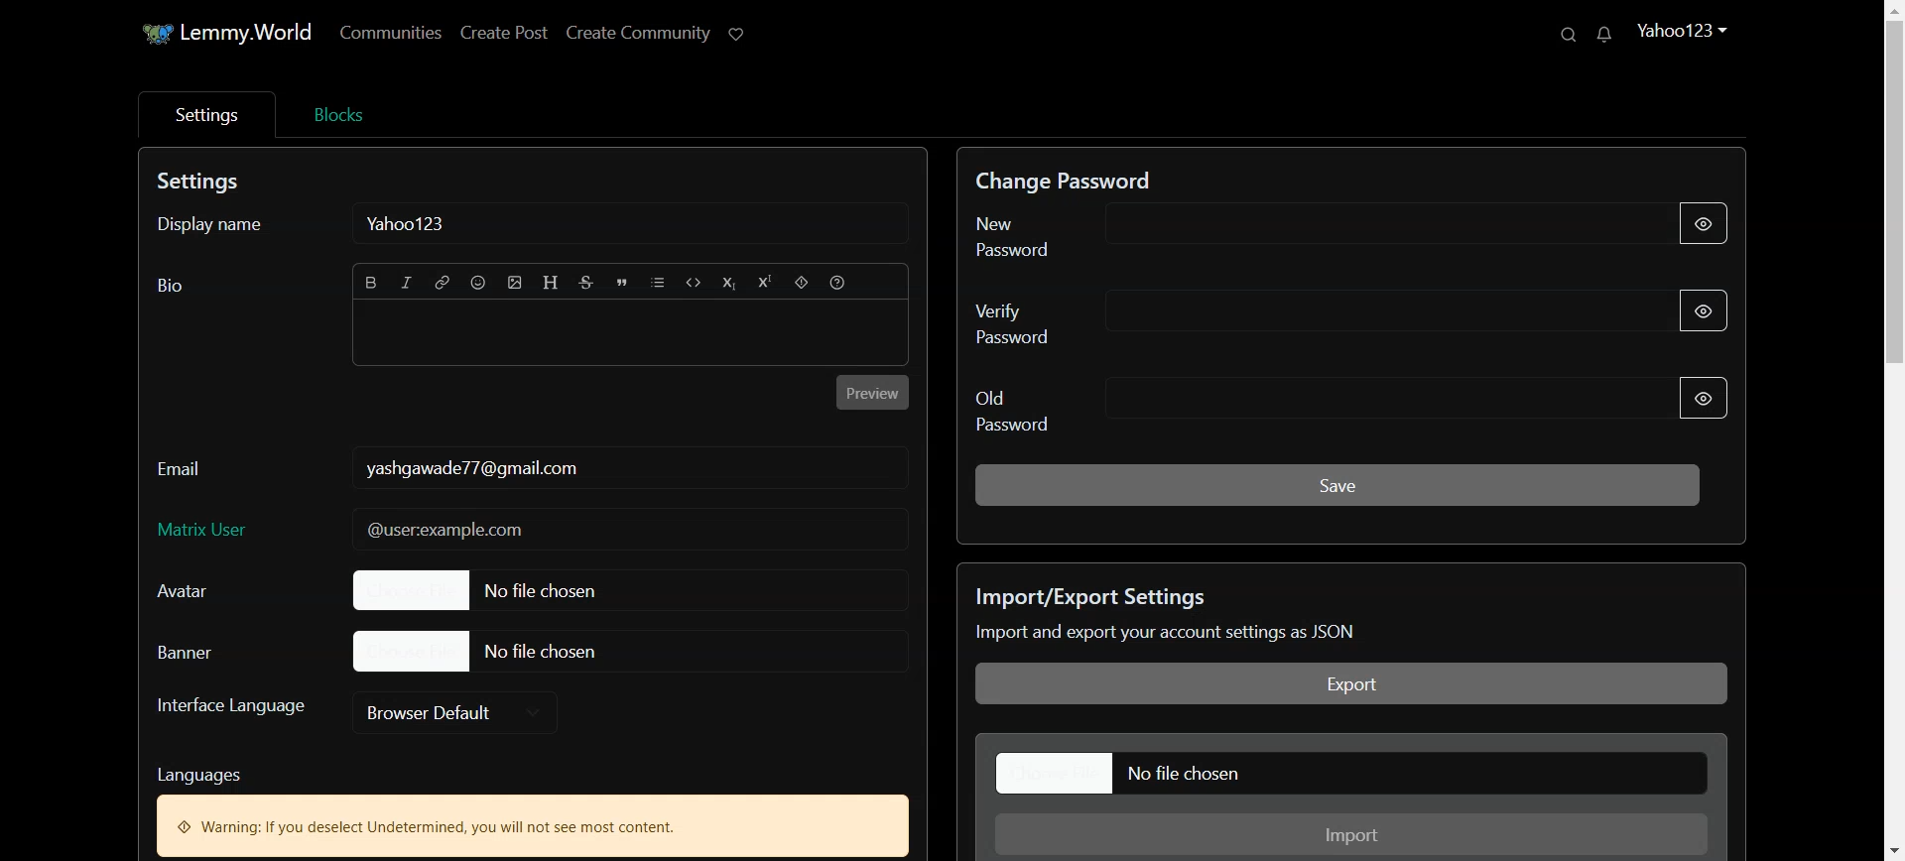  I want to click on Lemmy. World, so click(212, 34).